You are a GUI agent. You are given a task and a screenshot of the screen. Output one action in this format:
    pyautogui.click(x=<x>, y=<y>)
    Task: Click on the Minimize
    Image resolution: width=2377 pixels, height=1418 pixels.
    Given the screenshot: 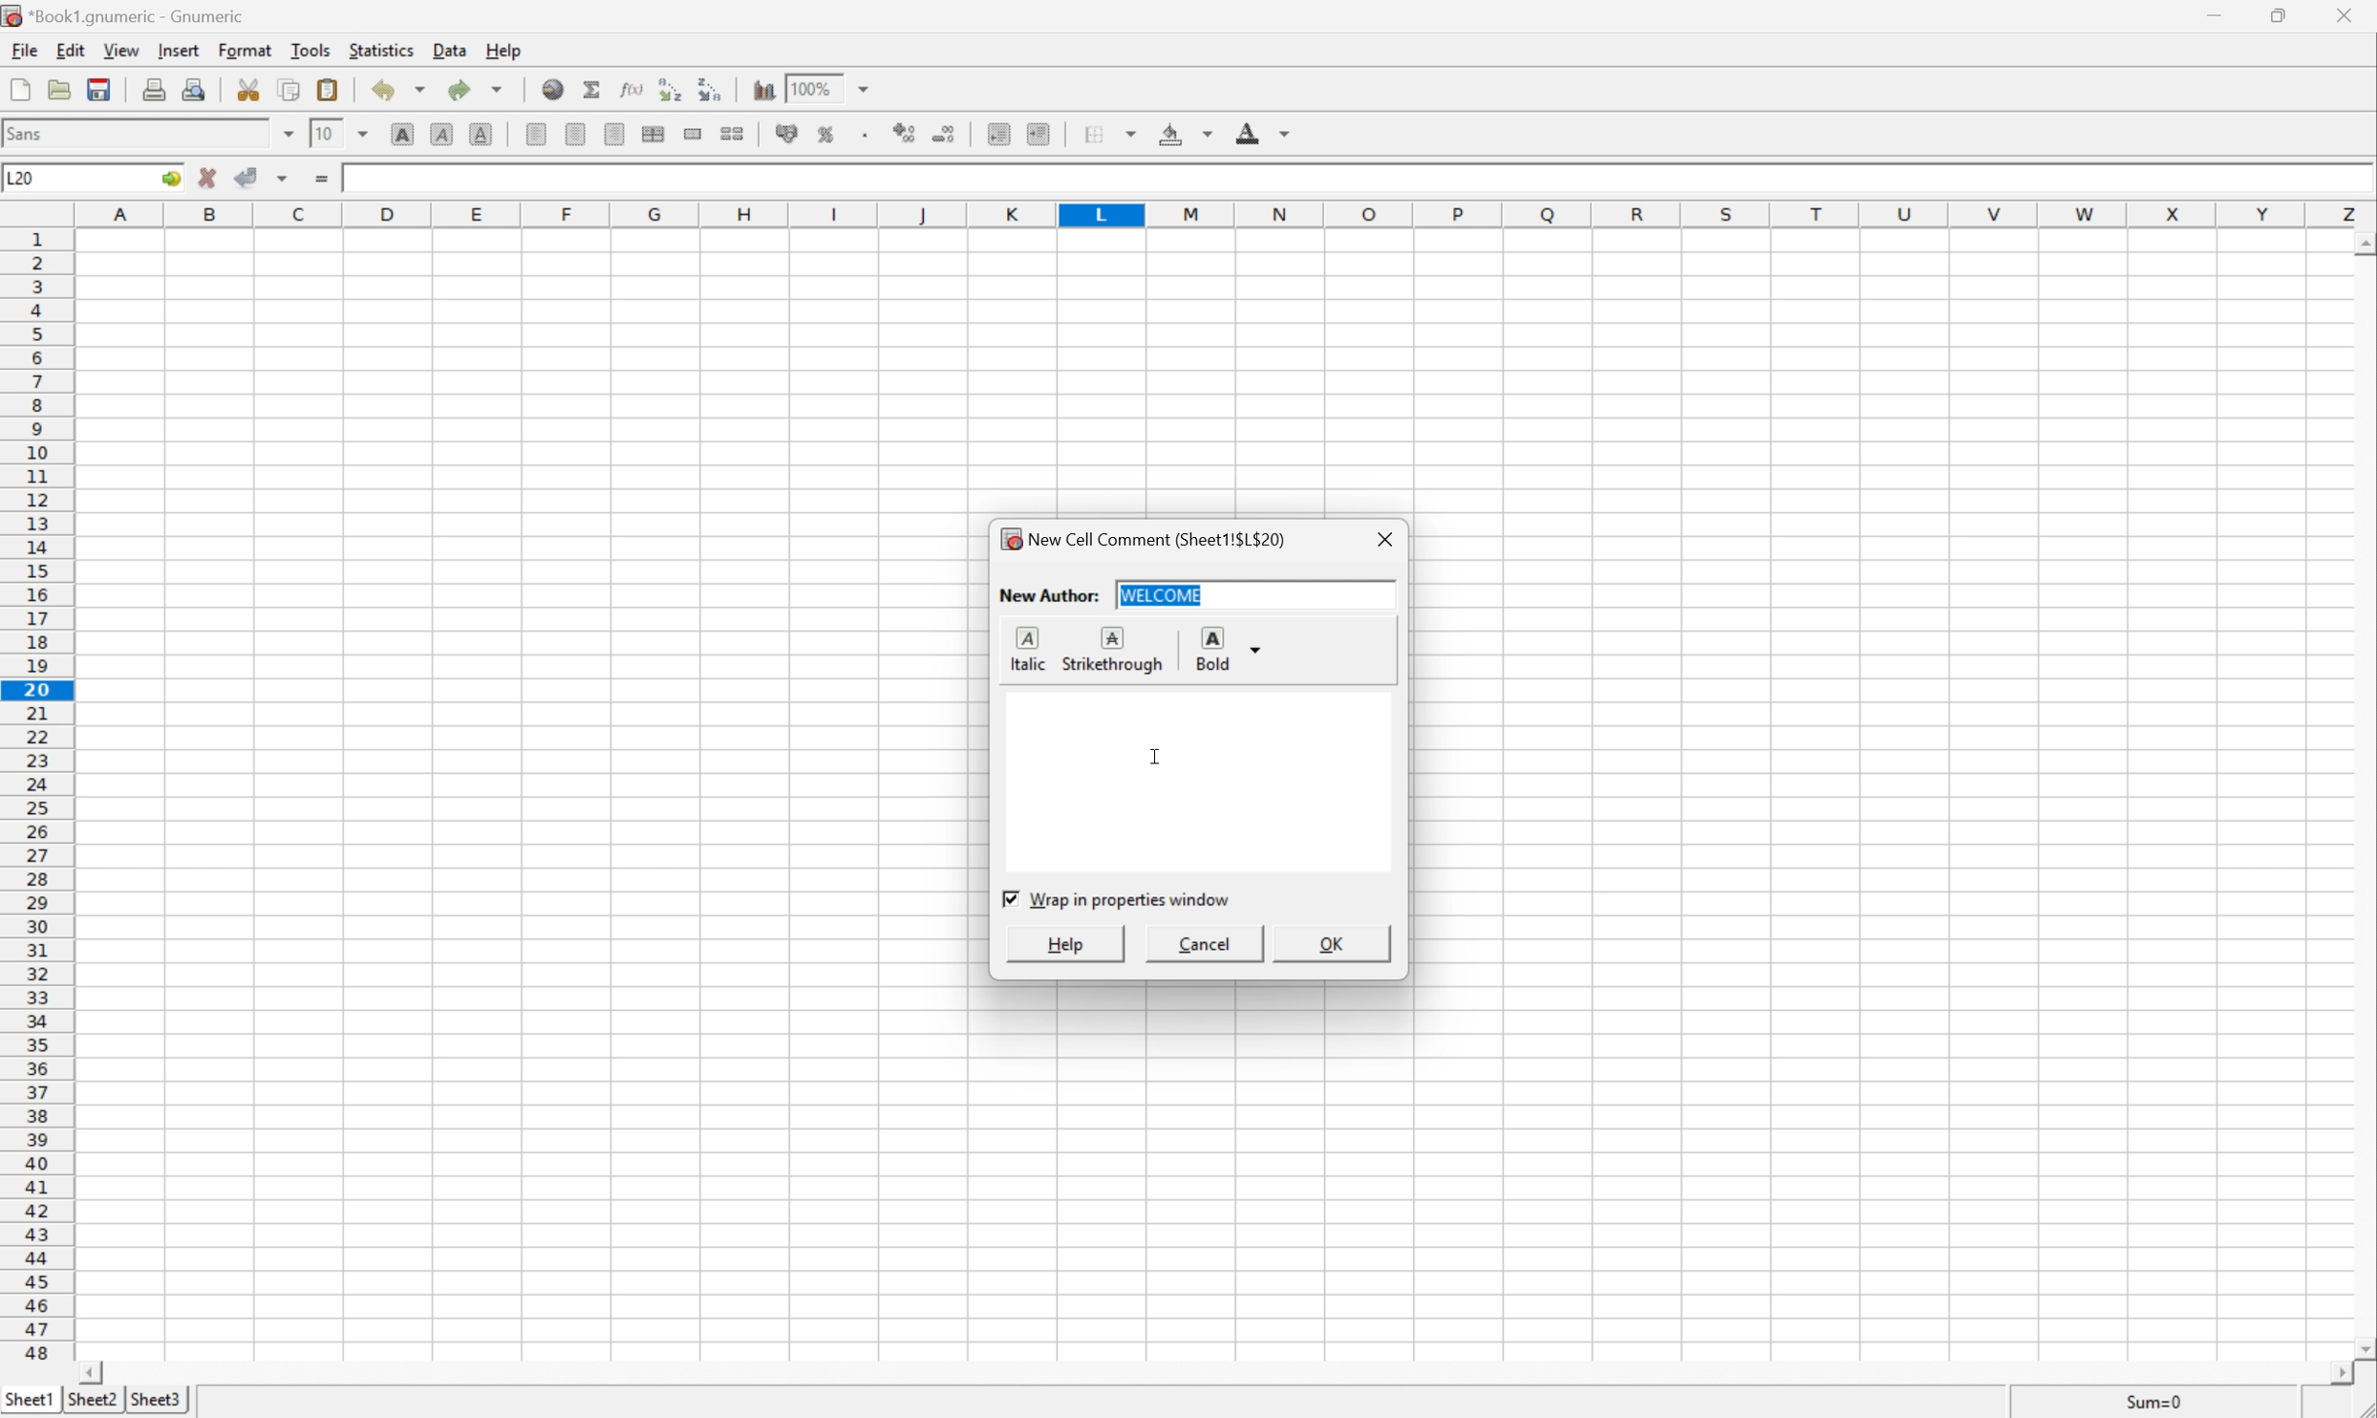 What is the action you would take?
    pyautogui.click(x=2218, y=13)
    